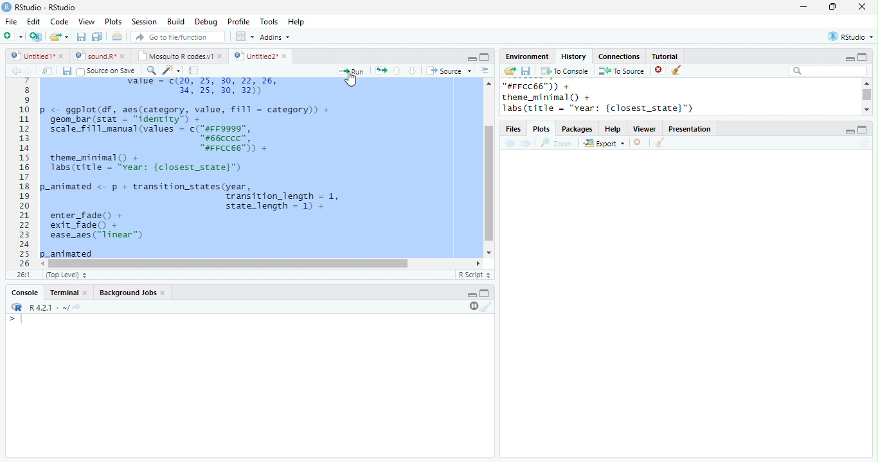  I want to click on maximize, so click(863, 56).